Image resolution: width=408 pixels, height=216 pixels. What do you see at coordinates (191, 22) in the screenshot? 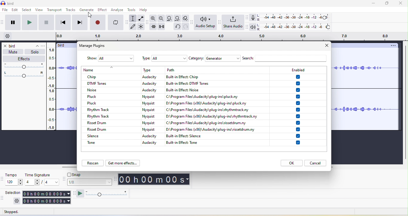
I see `audacity audio setup toolbar` at bounding box center [191, 22].